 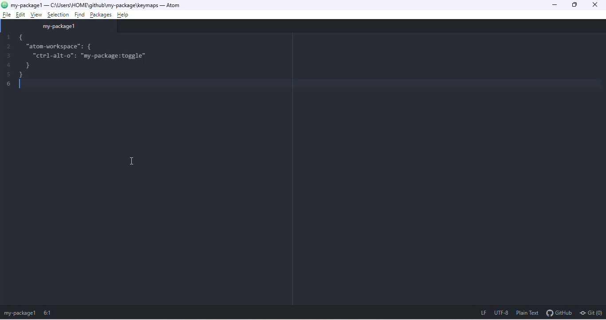 I want to click on plain text, so click(x=528, y=313).